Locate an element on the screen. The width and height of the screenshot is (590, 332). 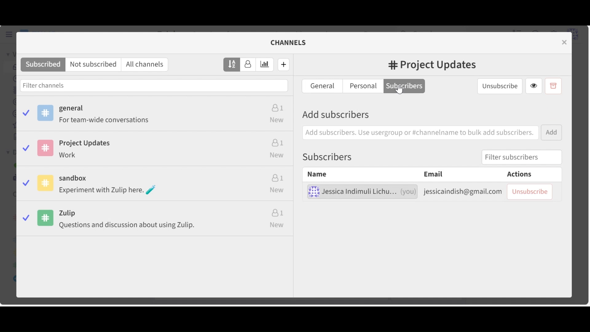
Cursor is located at coordinates (401, 91).